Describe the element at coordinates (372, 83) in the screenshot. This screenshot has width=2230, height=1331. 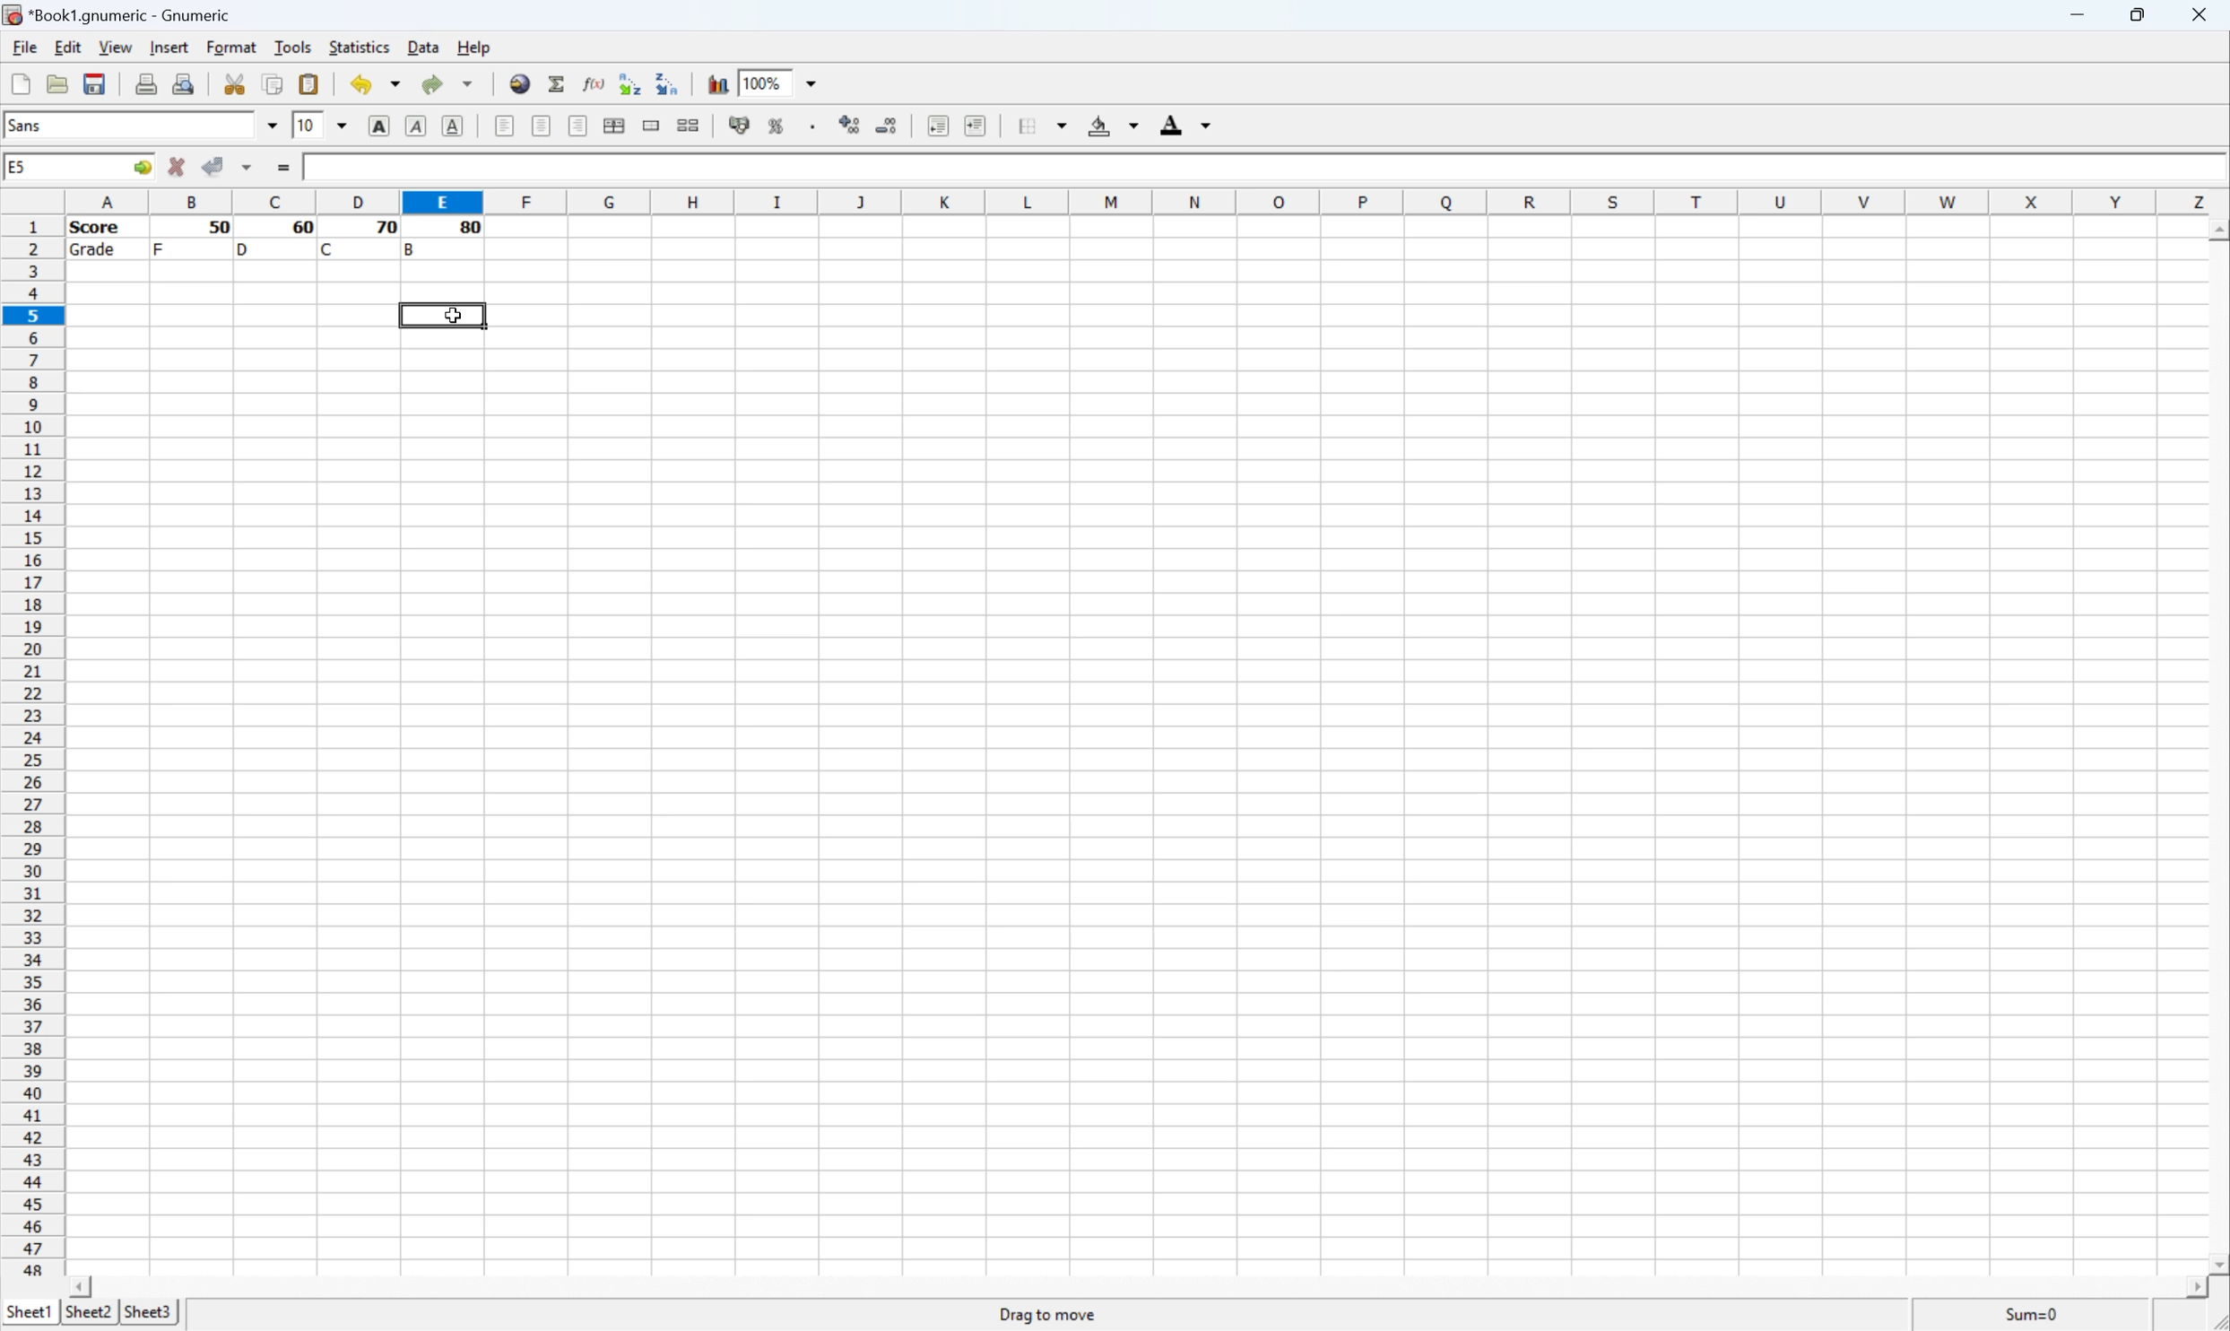
I see `Undo` at that location.